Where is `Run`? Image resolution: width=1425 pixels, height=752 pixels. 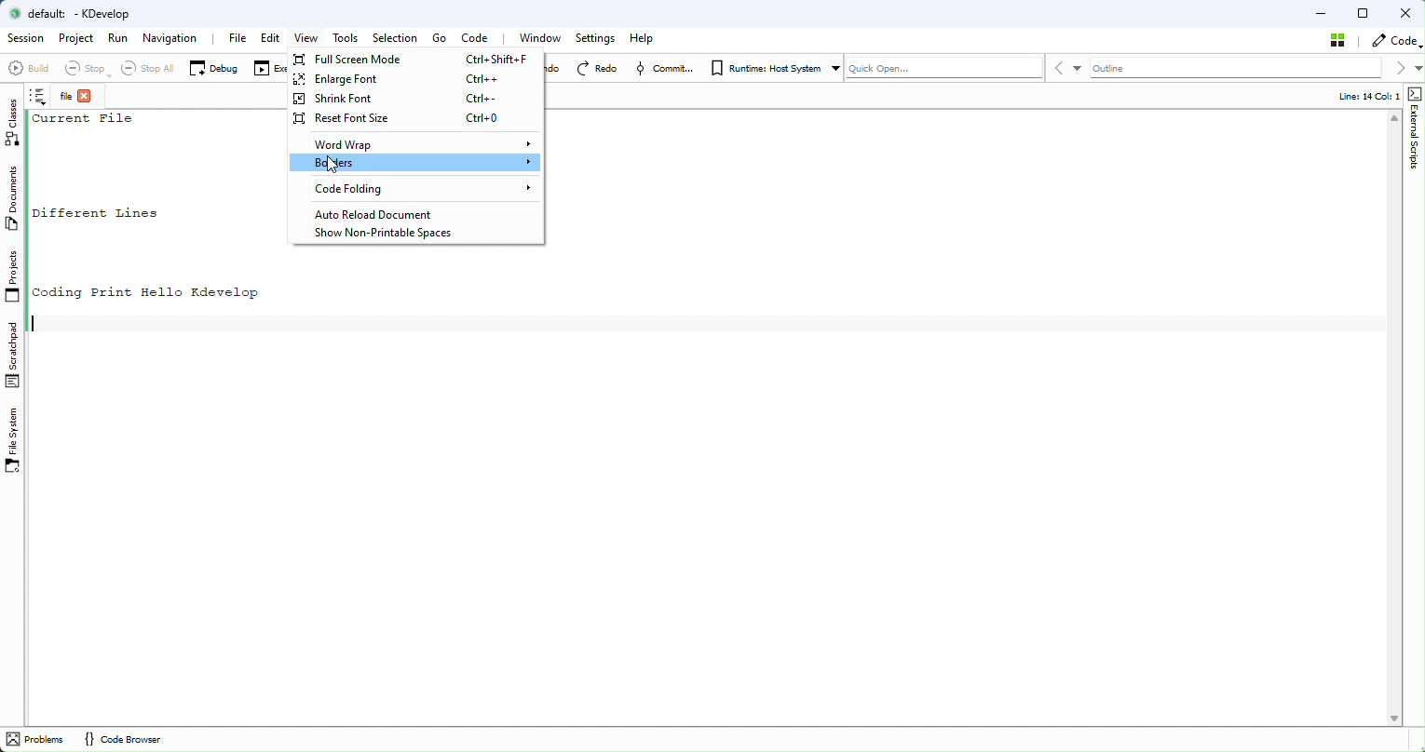 Run is located at coordinates (119, 39).